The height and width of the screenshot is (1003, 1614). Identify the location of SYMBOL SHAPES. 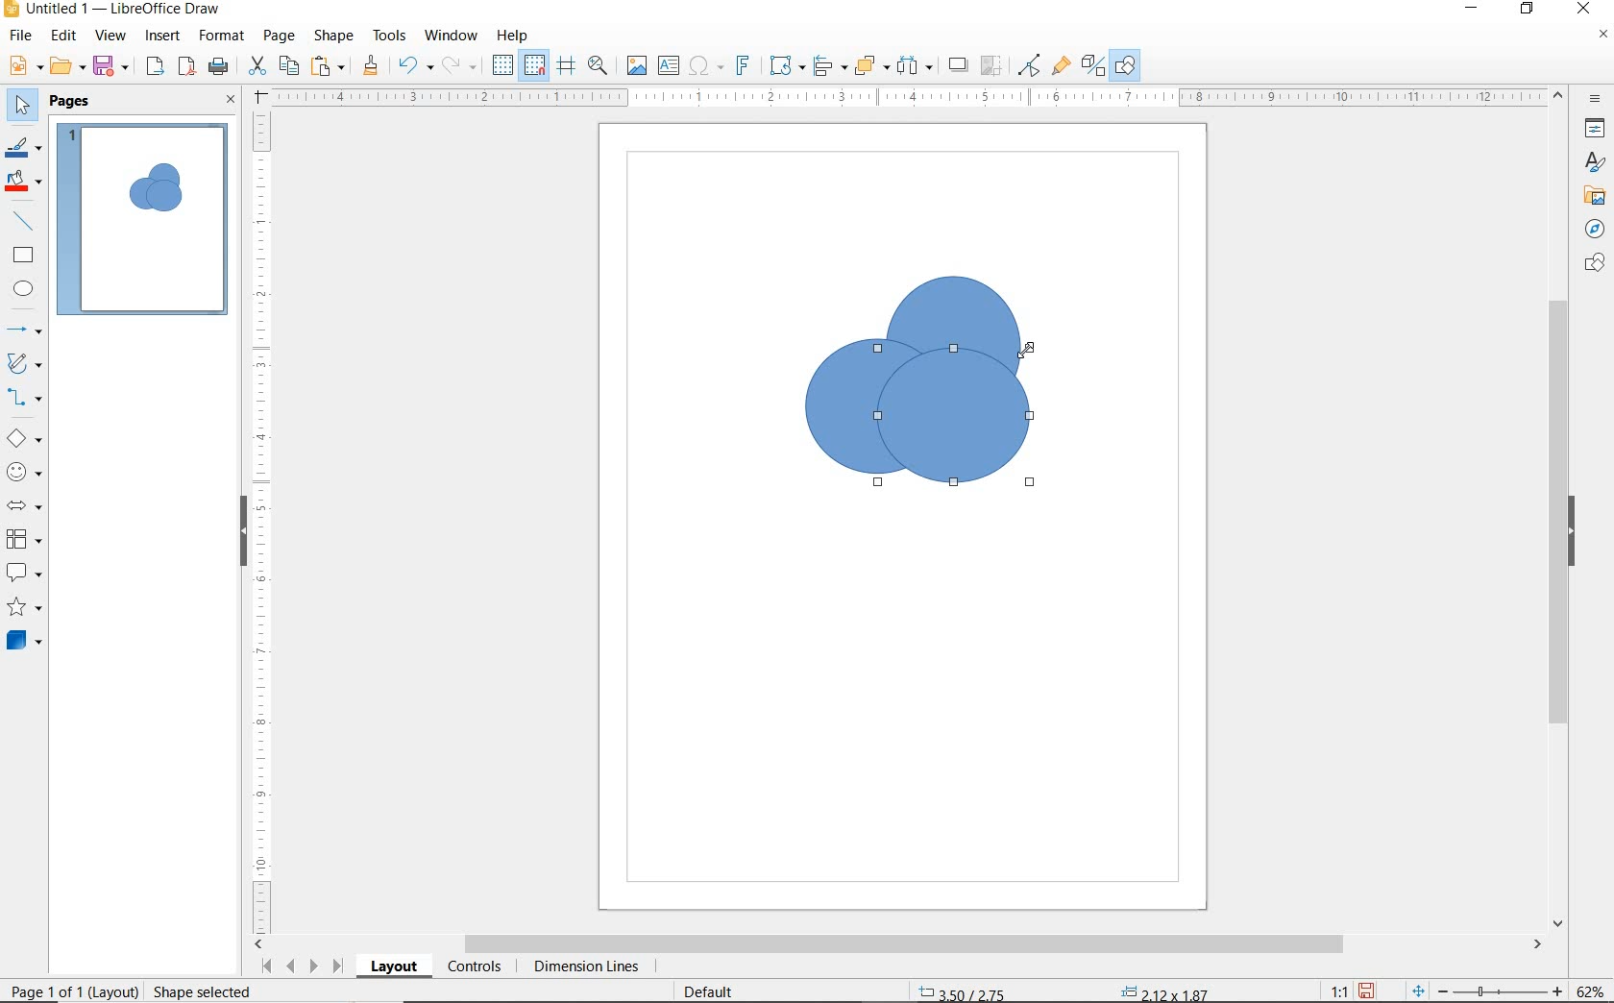
(25, 472).